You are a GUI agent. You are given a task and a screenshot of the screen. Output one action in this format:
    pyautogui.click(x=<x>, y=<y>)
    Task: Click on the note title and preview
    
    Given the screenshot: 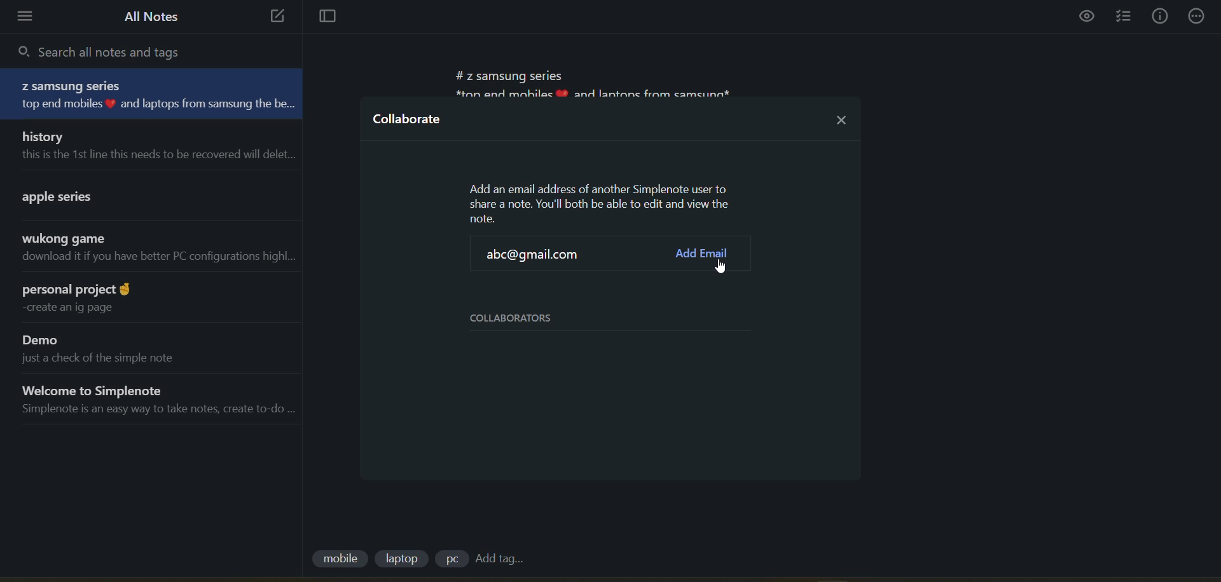 What is the action you would take?
    pyautogui.click(x=153, y=297)
    